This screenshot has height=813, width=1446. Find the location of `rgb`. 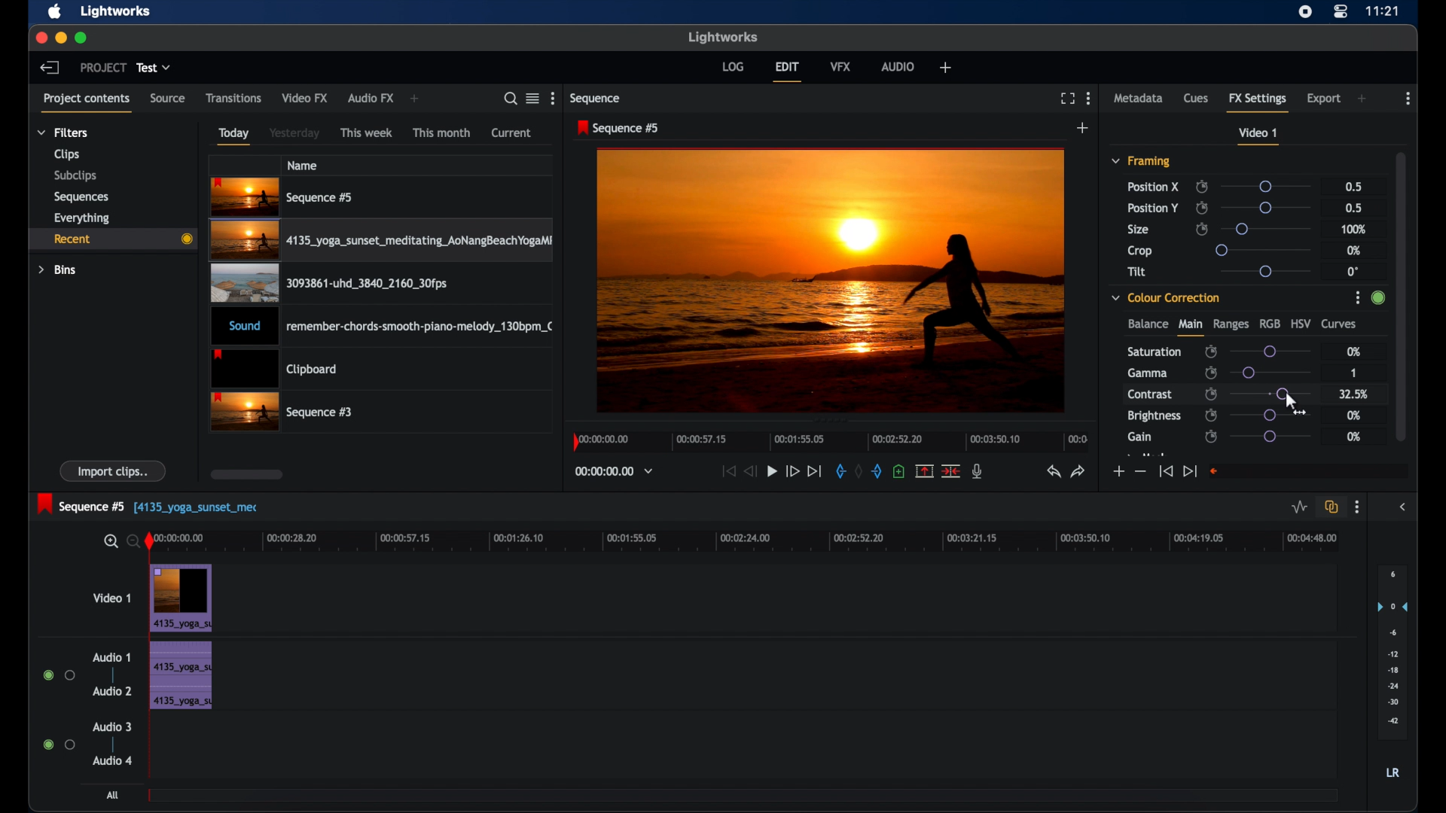

rgb is located at coordinates (1270, 322).